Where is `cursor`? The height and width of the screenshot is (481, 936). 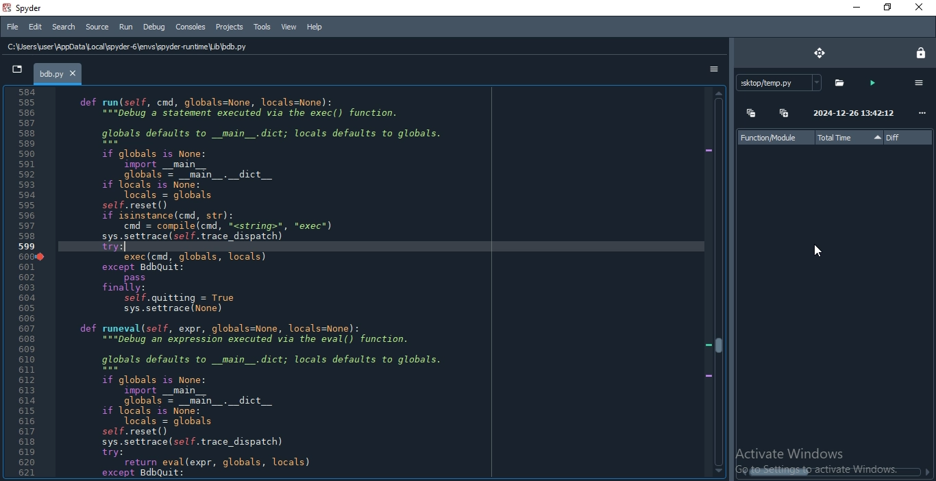
cursor is located at coordinates (820, 251).